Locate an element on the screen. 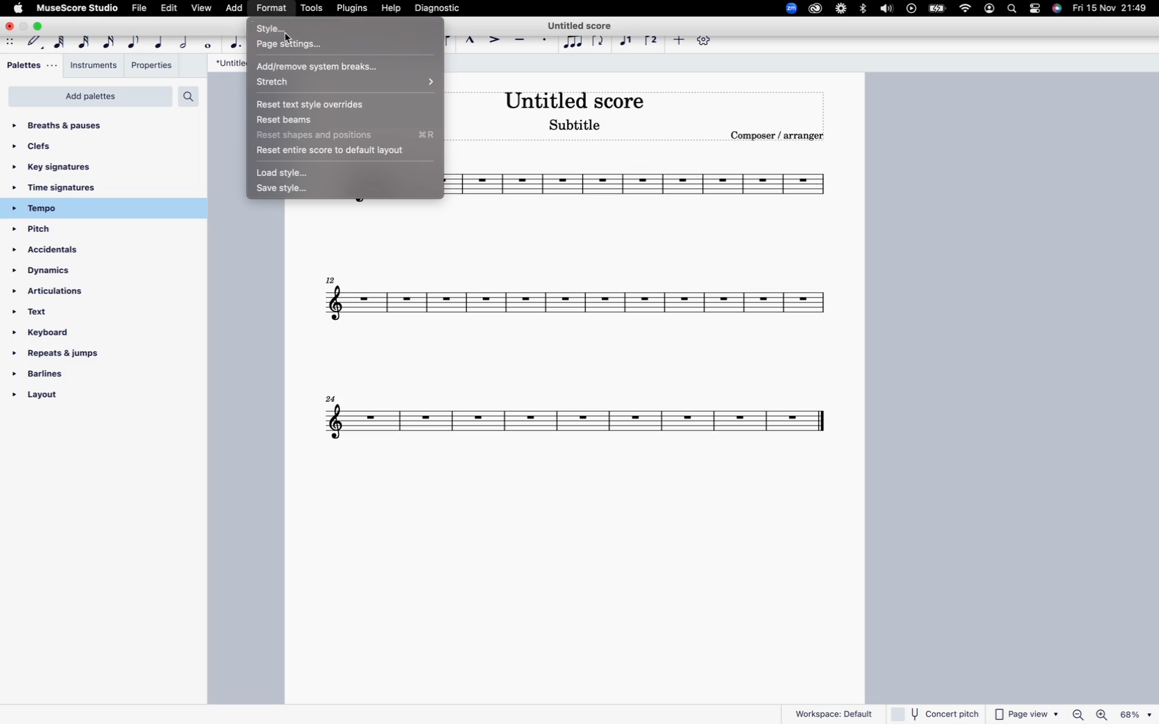  battery is located at coordinates (938, 8).